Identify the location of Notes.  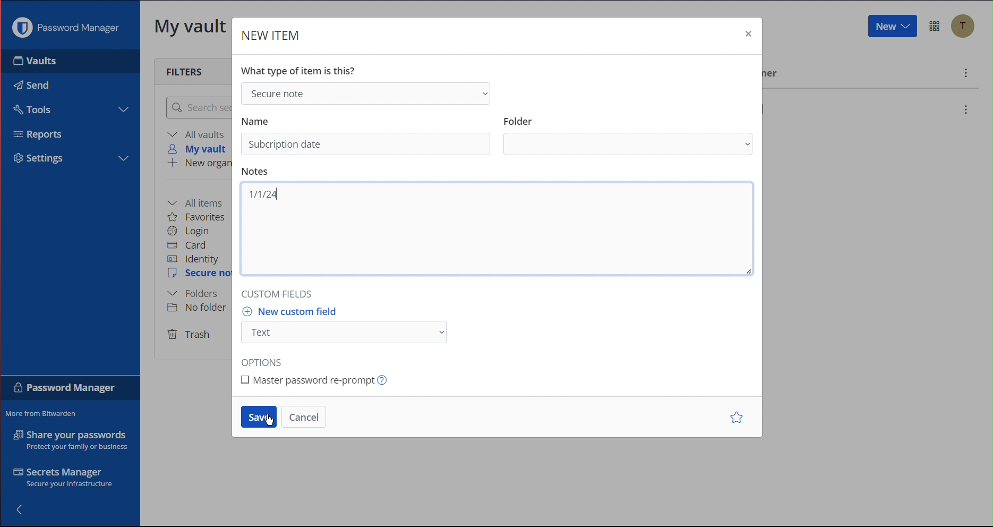
(257, 172).